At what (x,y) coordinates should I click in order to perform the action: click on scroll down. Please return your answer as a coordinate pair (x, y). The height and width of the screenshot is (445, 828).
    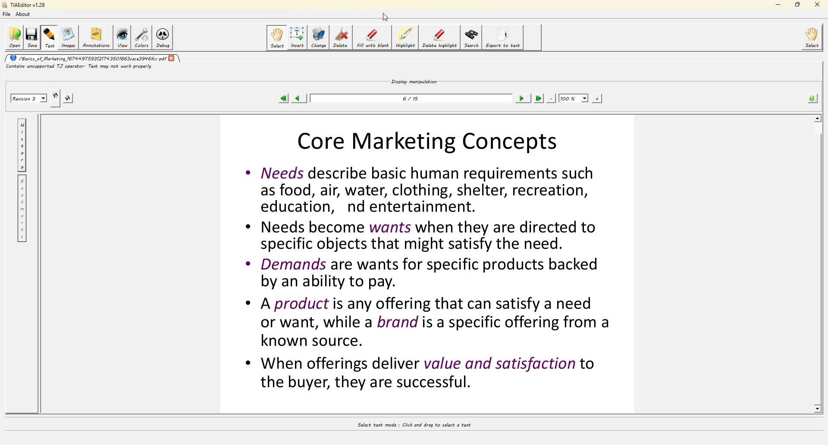
    Looking at the image, I should click on (819, 409).